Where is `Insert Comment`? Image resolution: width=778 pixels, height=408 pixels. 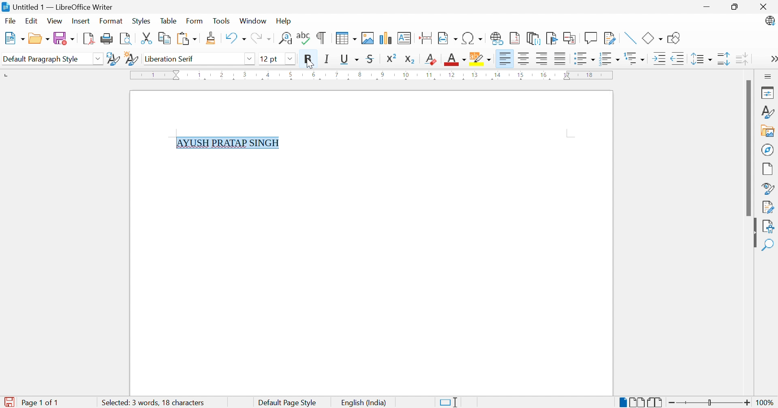
Insert Comment is located at coordinates (590, 38).